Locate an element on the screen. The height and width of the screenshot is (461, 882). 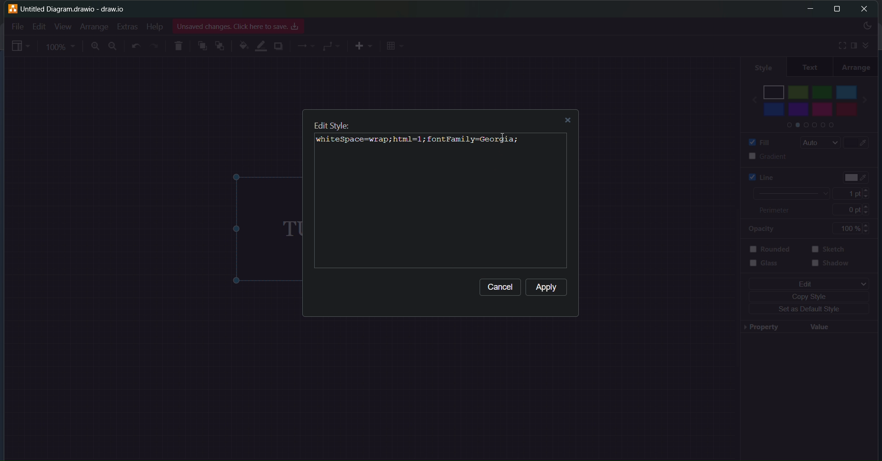
line is located at coordinates (756, 177).